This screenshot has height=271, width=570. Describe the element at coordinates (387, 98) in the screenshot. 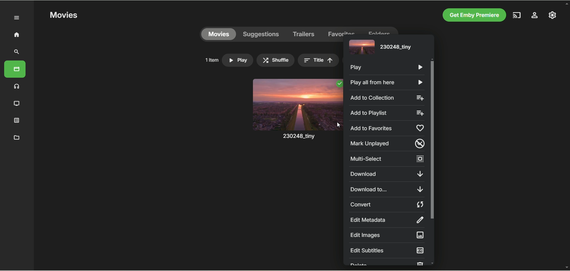

I see `add to collection` at that location.